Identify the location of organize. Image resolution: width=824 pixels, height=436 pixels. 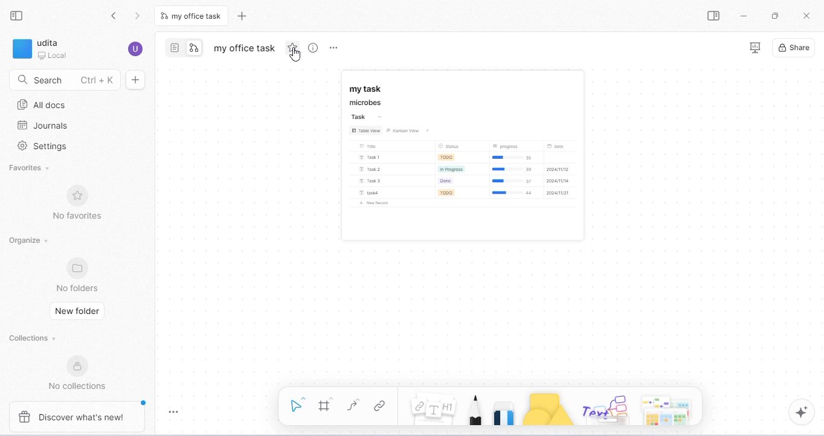
(31, 240).